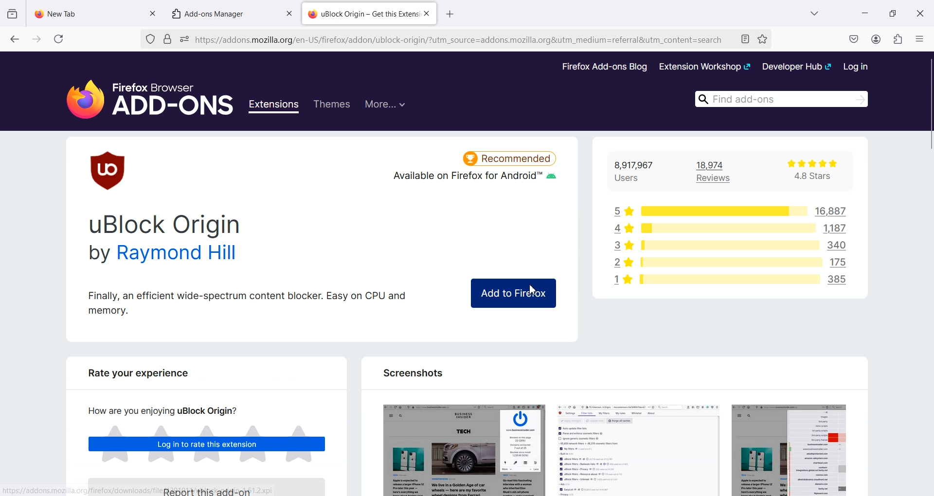  Describe the element at coordinates (728, 229) in the screenshot. I see `rating bar` at that location.